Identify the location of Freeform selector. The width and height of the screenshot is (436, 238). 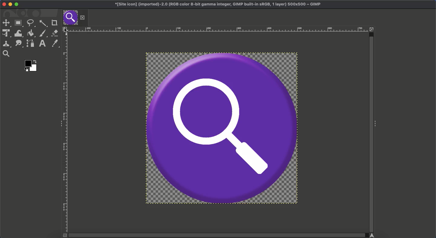
(31, 24).